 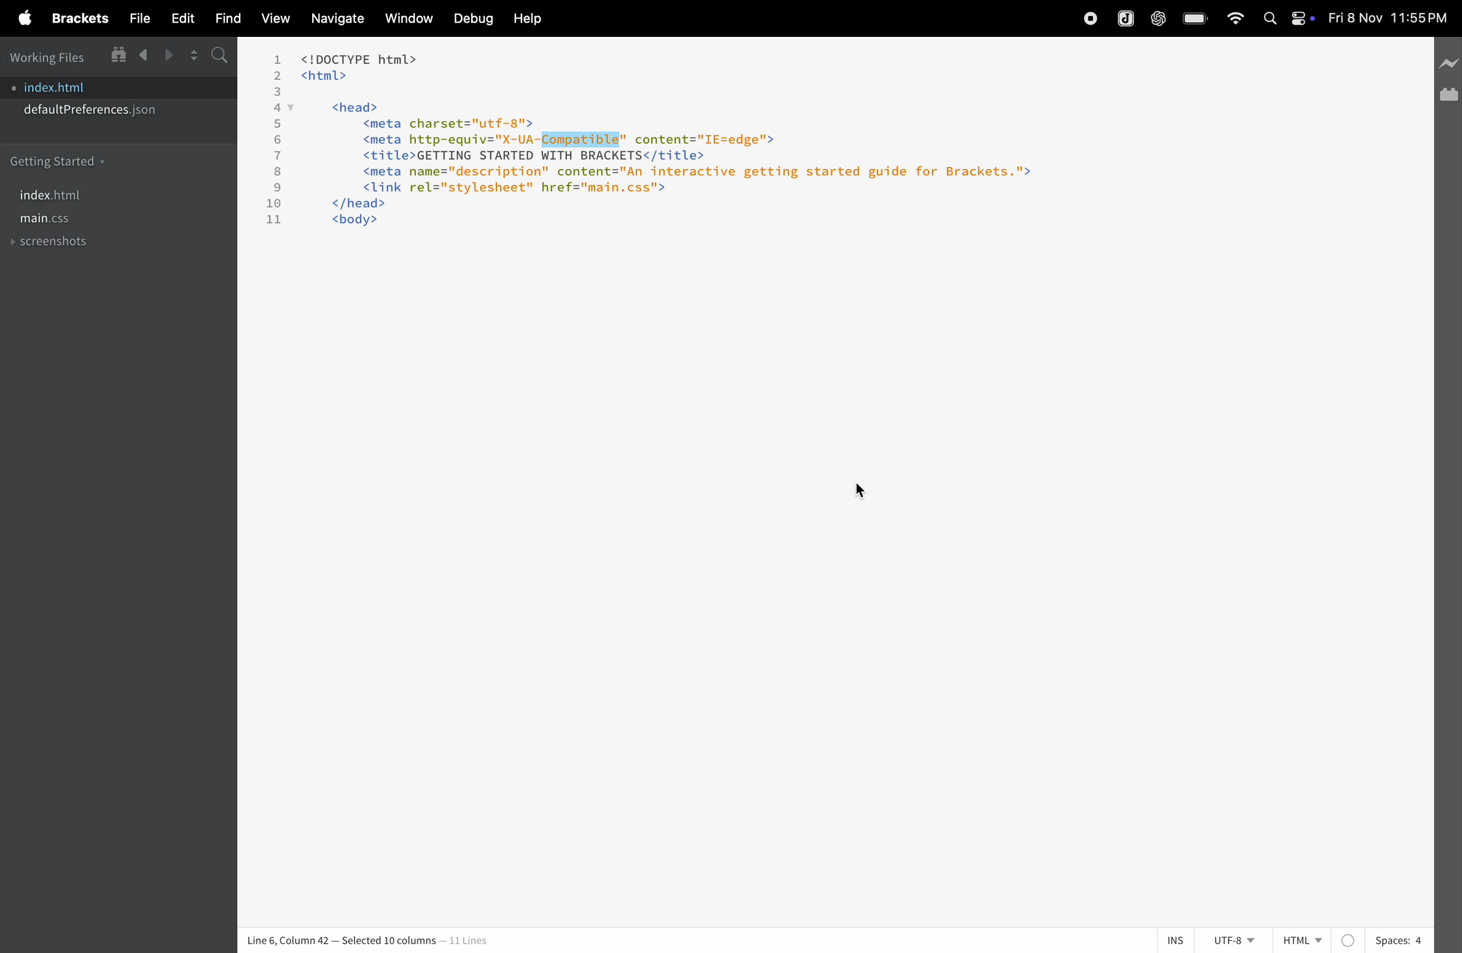 I want to click on wifi, so click(x=1235, y=19).